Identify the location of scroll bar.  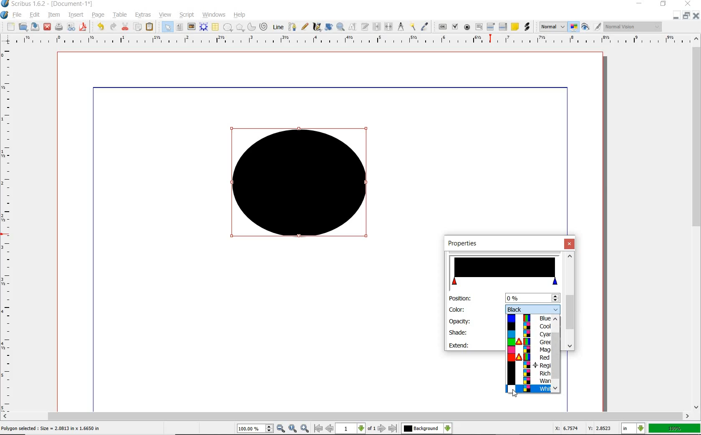
(569, 312).